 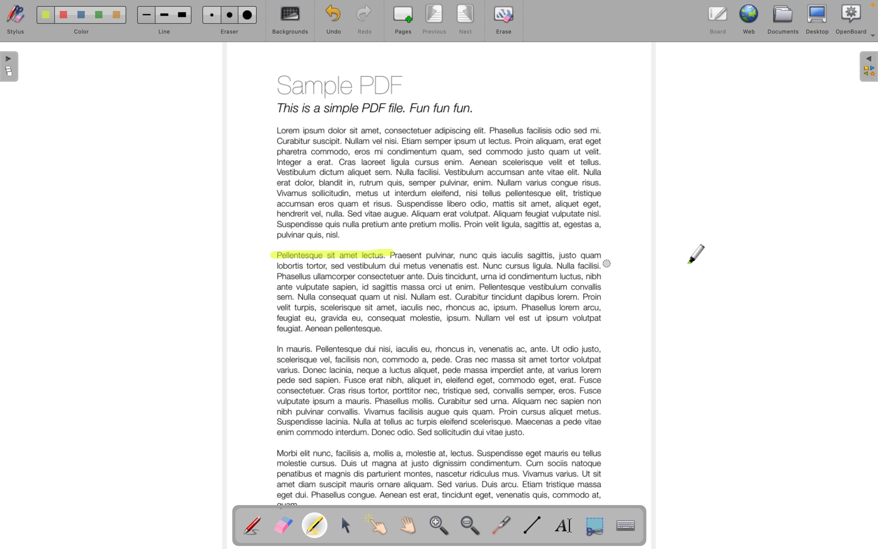 What do you see at coordinates (364, 21) in the screenshot?
I see `redo` at bounding box center [364, 21].